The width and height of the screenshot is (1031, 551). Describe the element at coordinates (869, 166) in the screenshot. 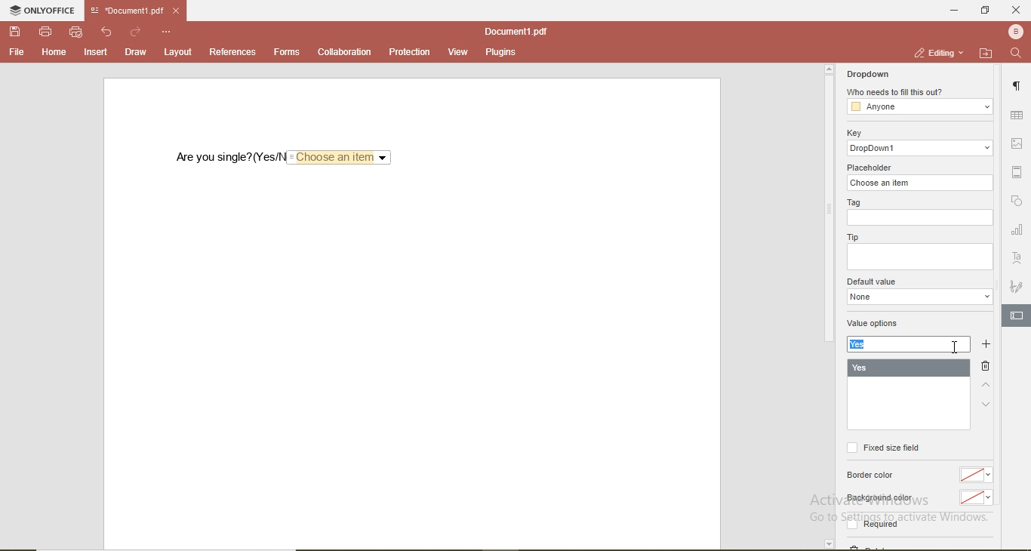

I see `placeholder` at that location.